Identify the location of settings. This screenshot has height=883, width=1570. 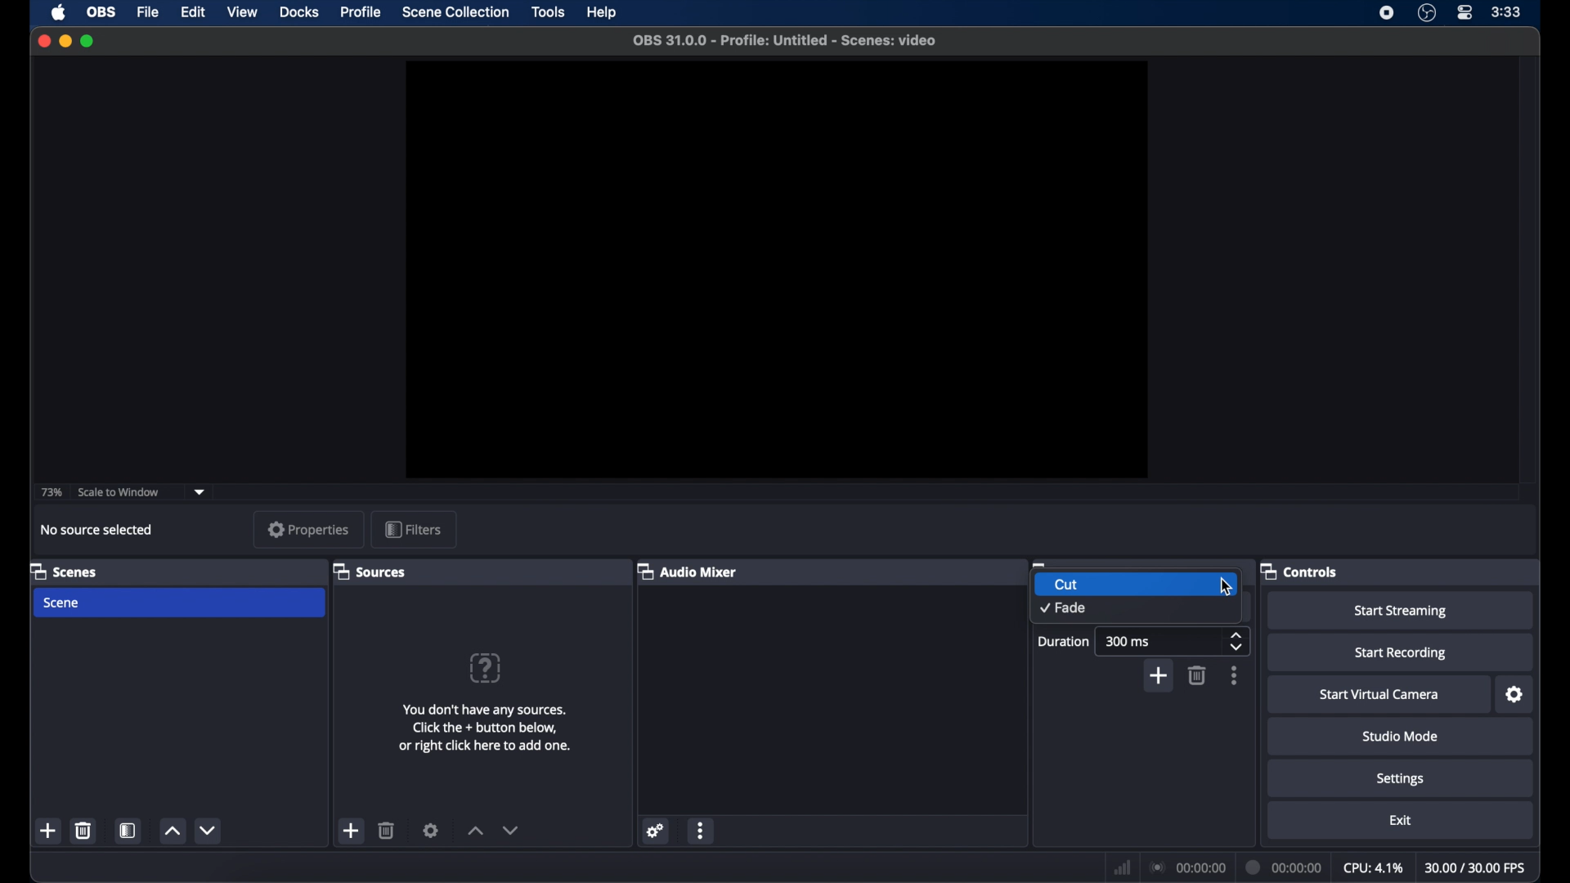
(1403, 780).